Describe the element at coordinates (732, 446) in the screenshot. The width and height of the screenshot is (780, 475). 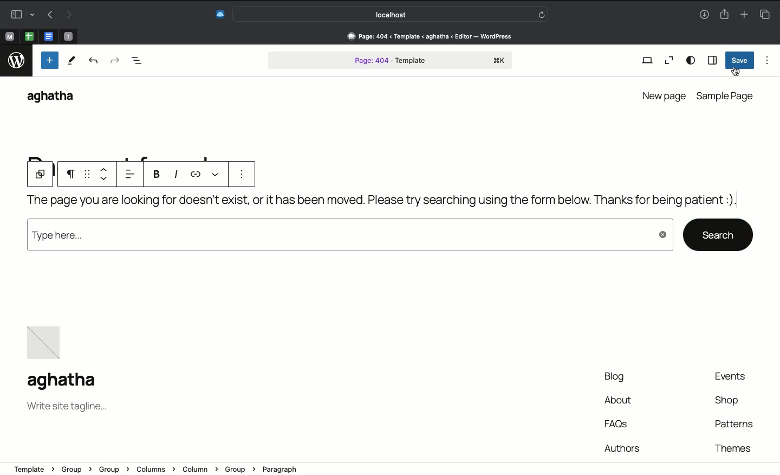
I see `theme` at that location.